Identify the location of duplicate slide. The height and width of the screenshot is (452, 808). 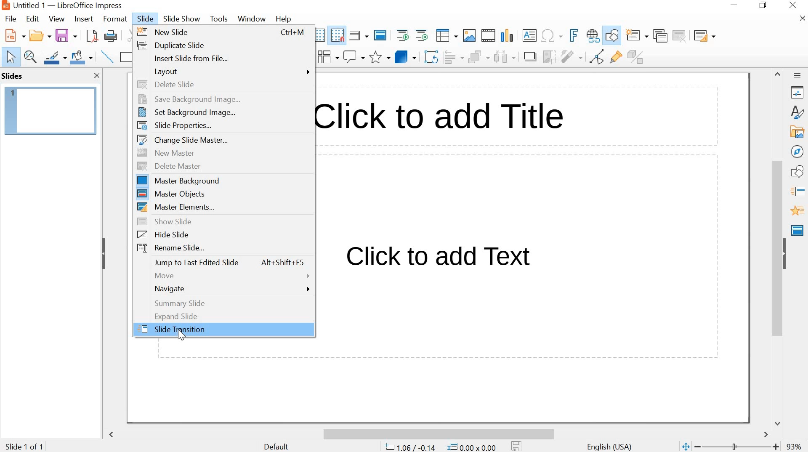
(223, 44).